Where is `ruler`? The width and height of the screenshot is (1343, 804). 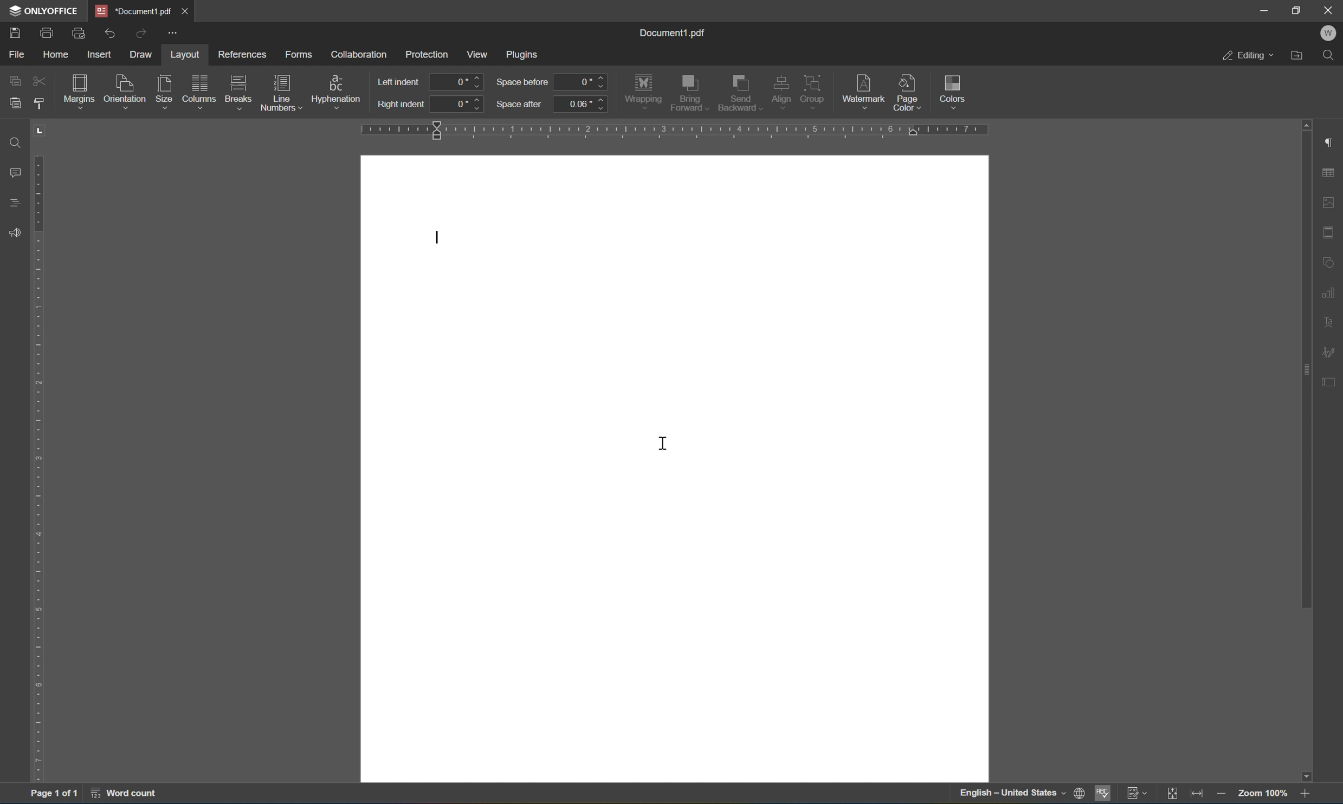 ruler is located at coordinates (676, 131).